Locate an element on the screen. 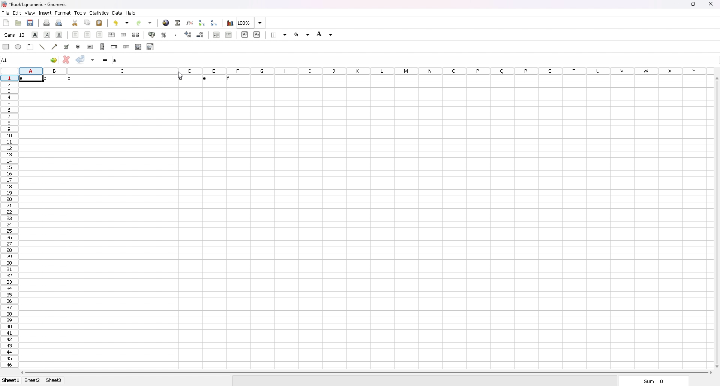  bold is located at coordinates (35, 34).